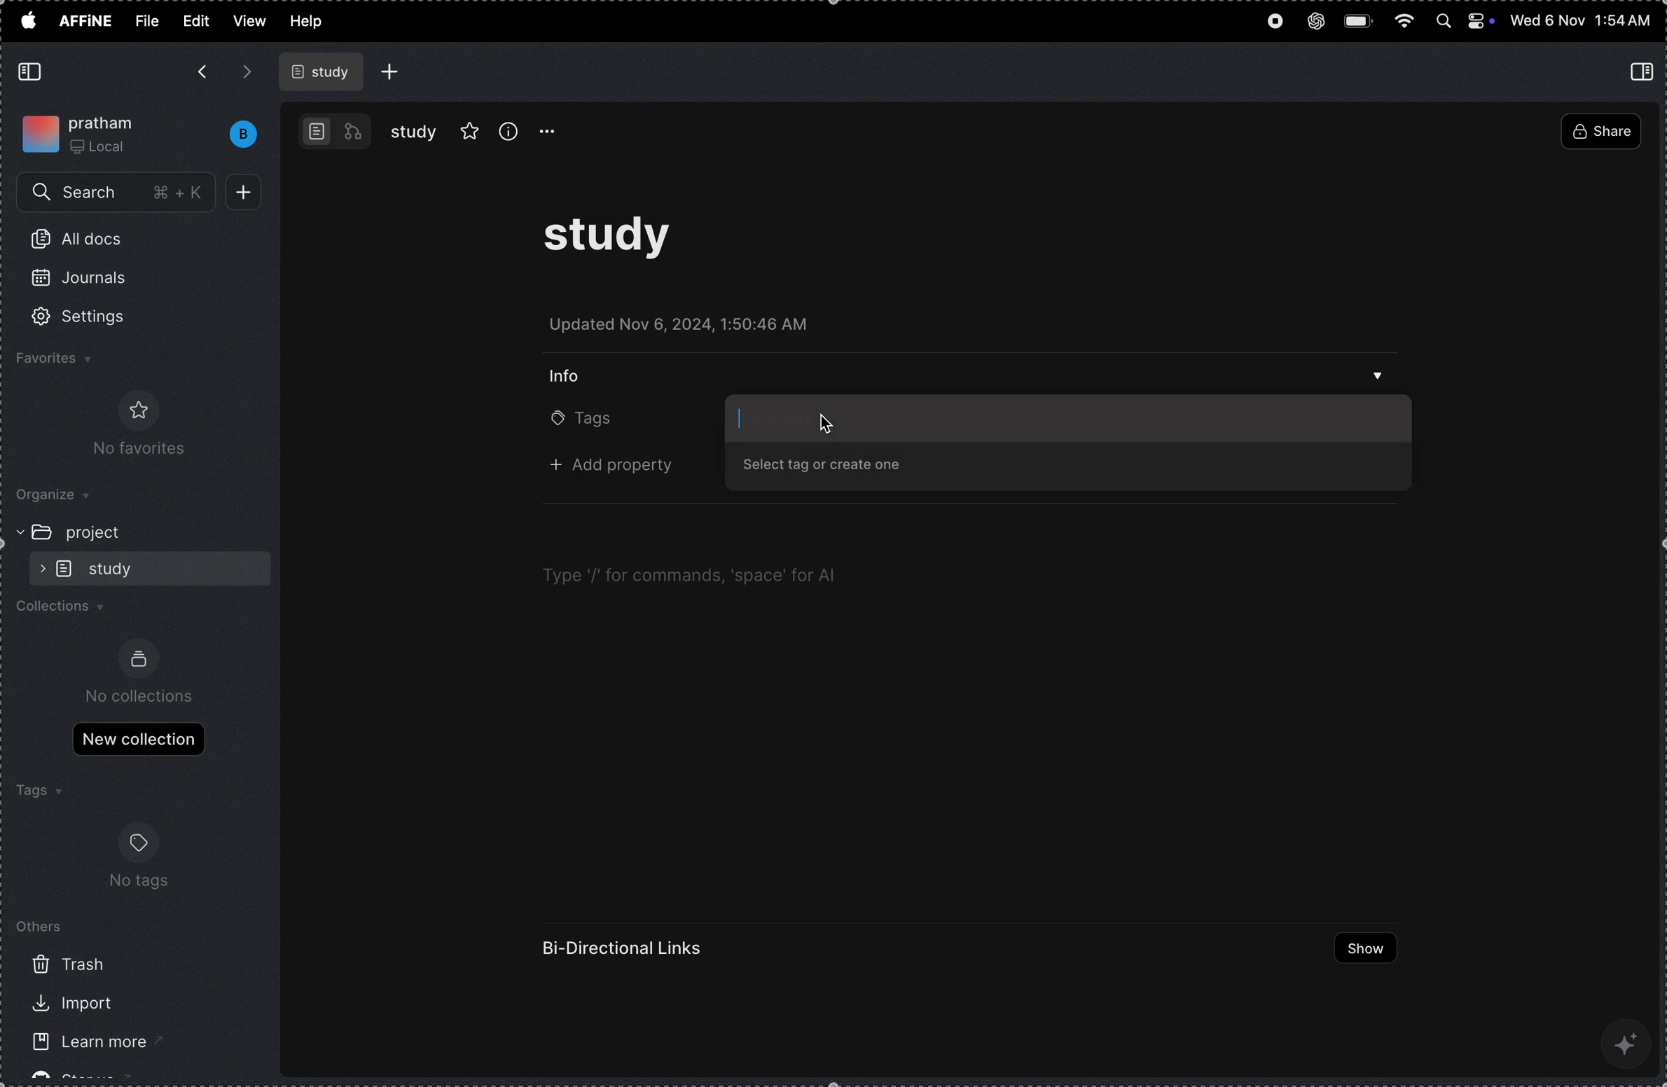 Image resolution: width=1667 pixels, height=1087 pixels. Describe the element at coordinates (131, 450) in the screenshot. I see `No favorites` at that location.